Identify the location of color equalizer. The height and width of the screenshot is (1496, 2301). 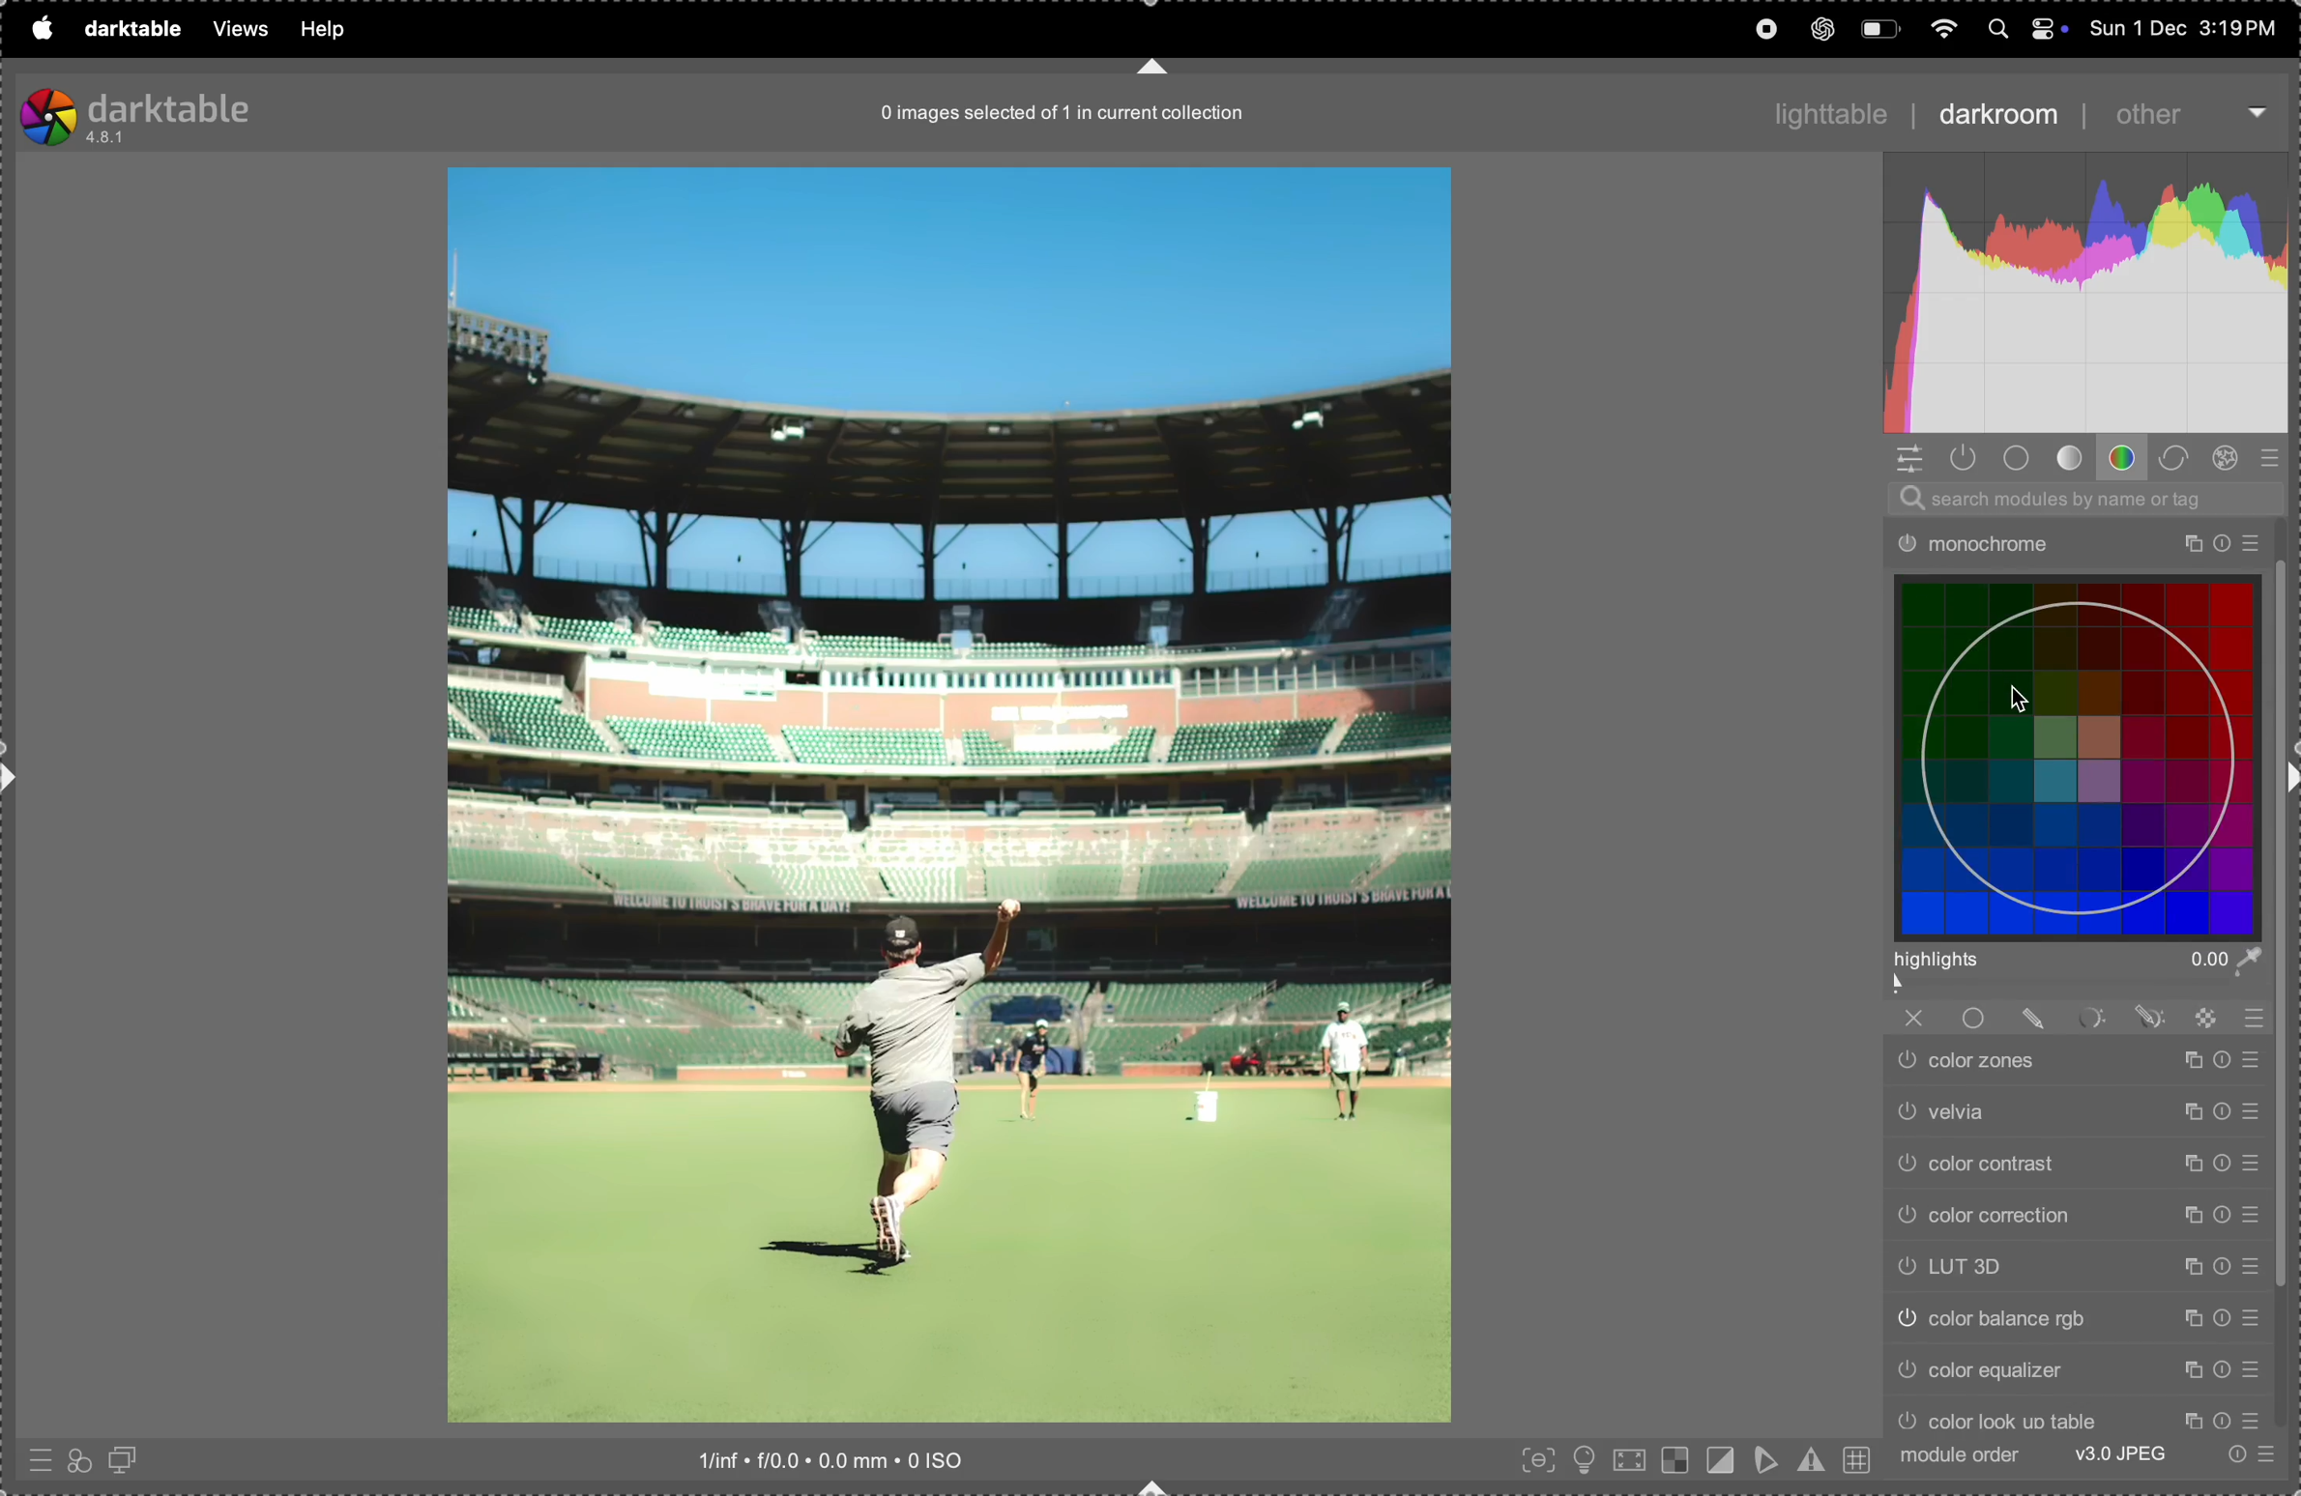
(2083, 1374).